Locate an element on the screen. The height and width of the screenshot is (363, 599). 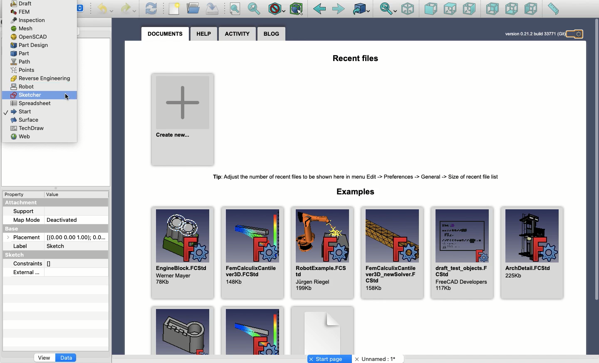
Robot is located at coordinates (21, 87).